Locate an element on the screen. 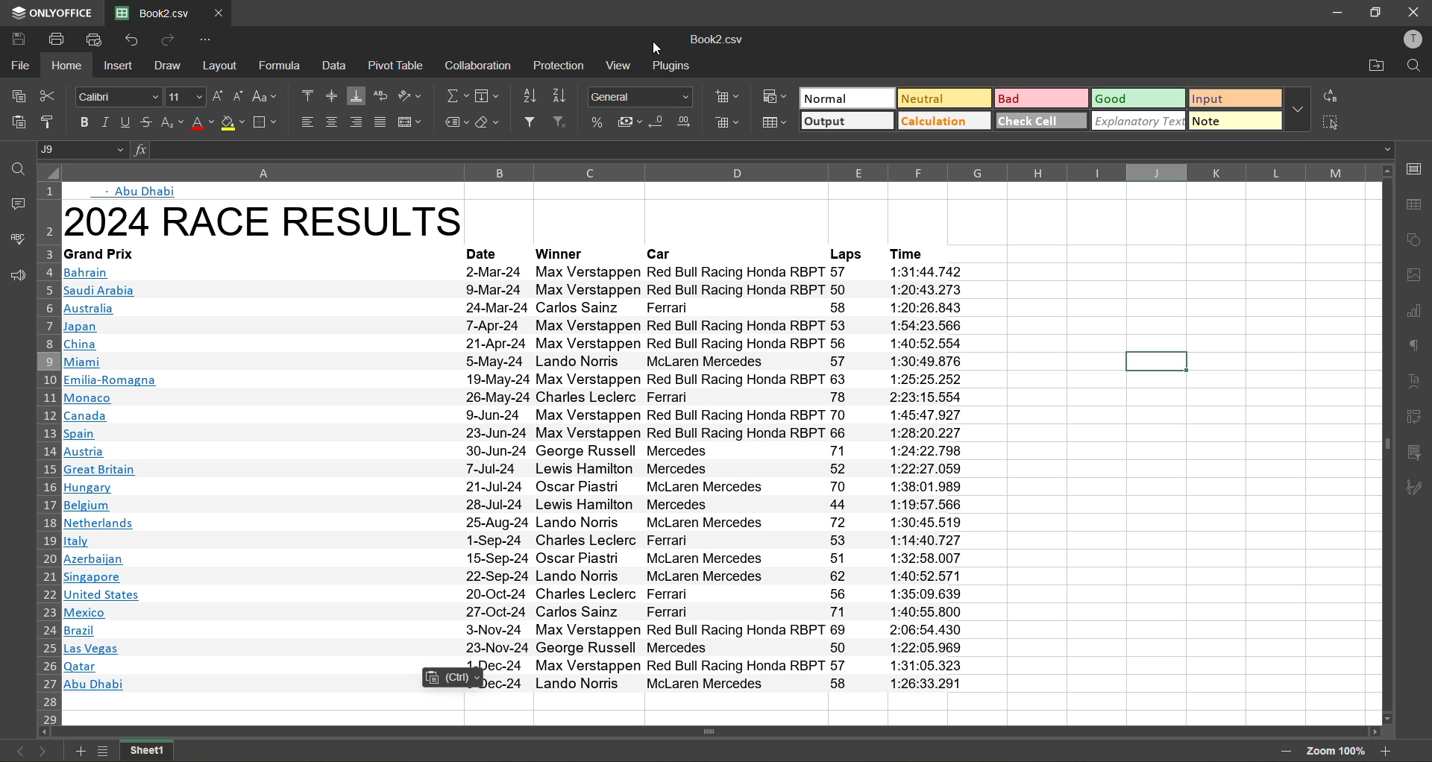 The width and height of the screenshot is (1432, 762). copy style is located at coordinates (53, 123).